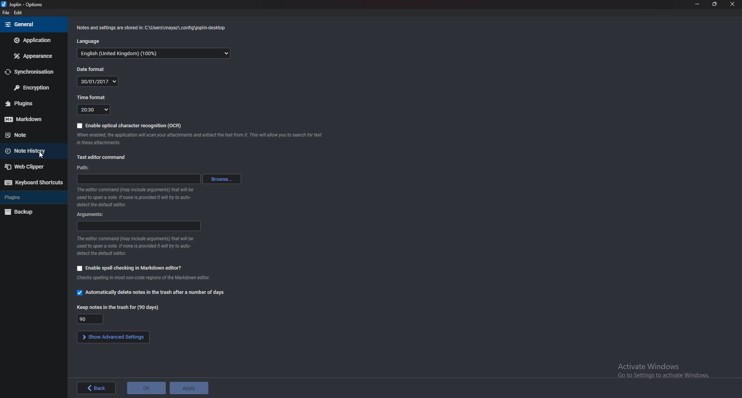 The height and width of the screenshot is (398, 742). I want to click on Synchronization, so click(34, 72).